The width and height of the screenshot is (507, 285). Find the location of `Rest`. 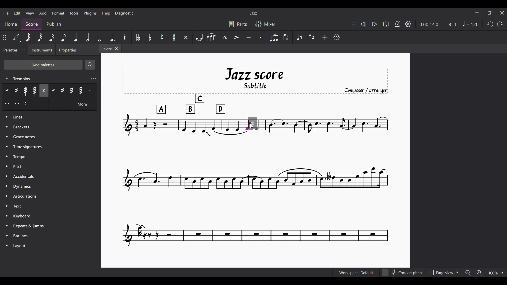

Rest is located at coordinates (125, 37).